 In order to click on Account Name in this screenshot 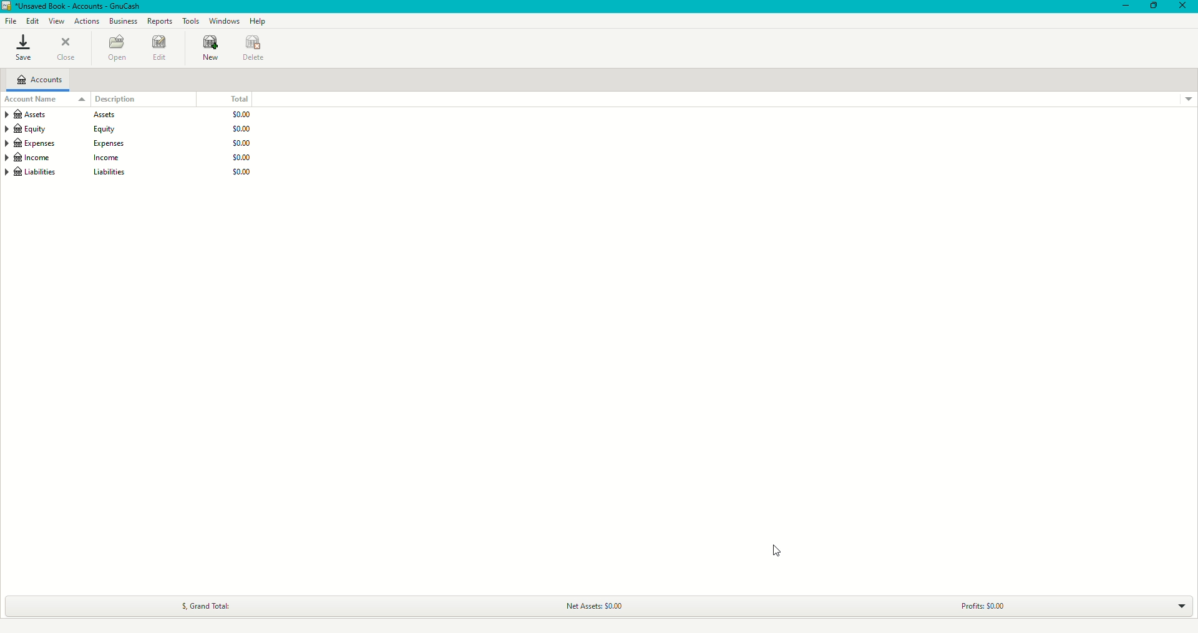, I will do `click(31, 100)`.